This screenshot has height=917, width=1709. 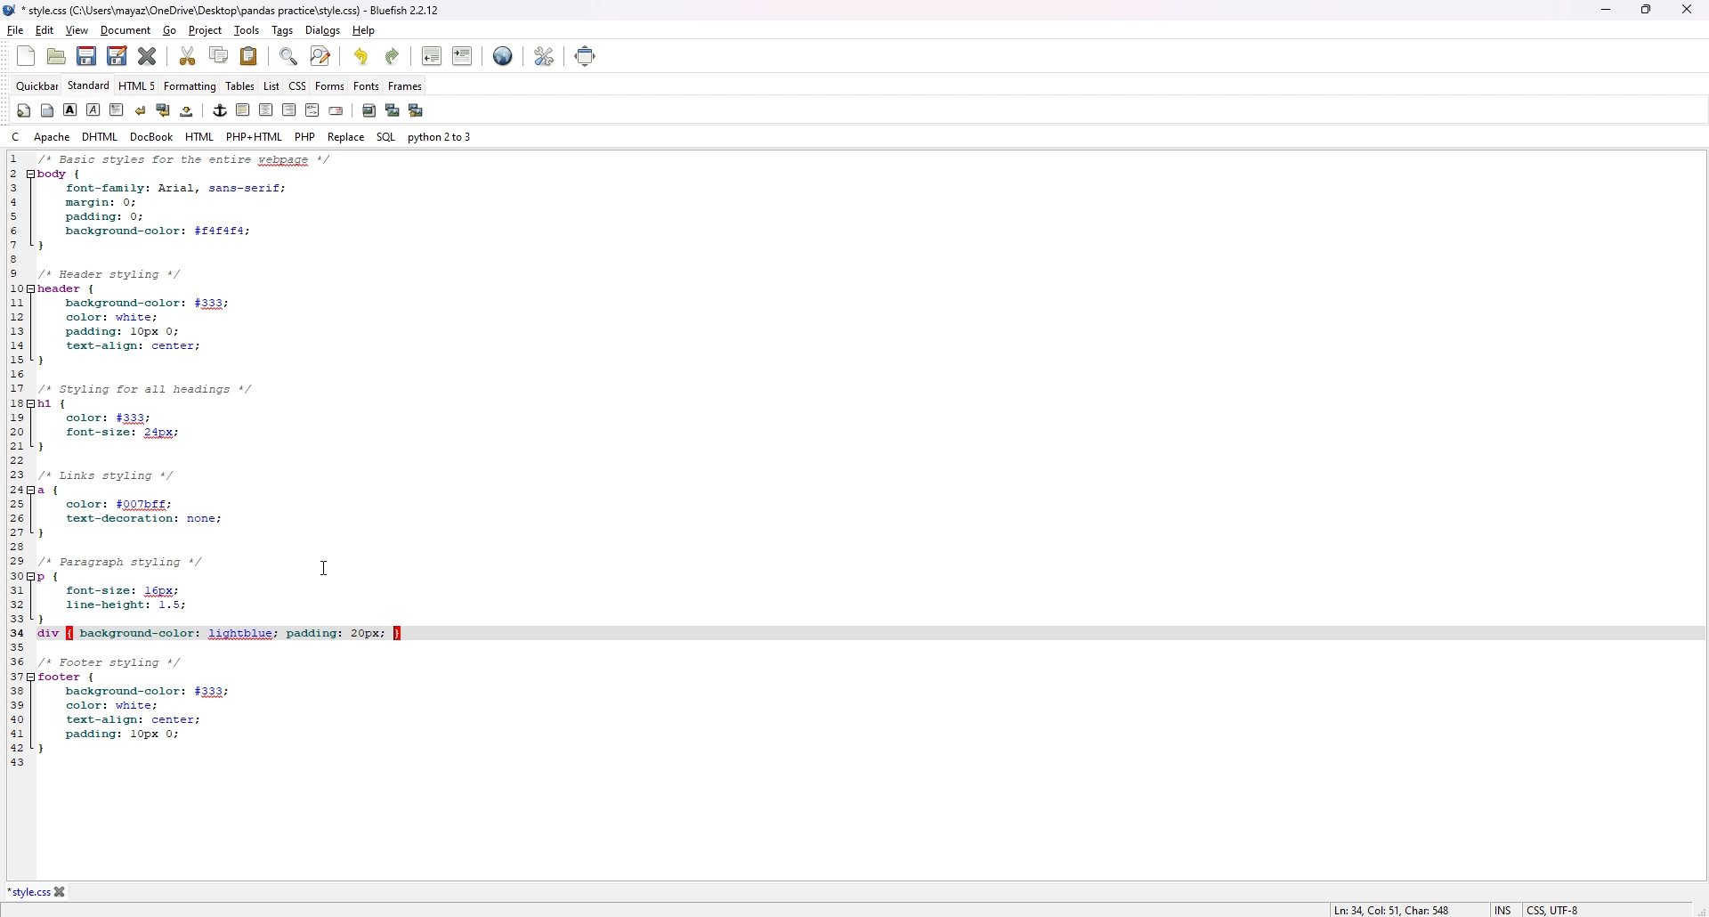 What do you see at coordinates (26, 55) in the screenshot?
I see `new` at bounding box center [26, 55].